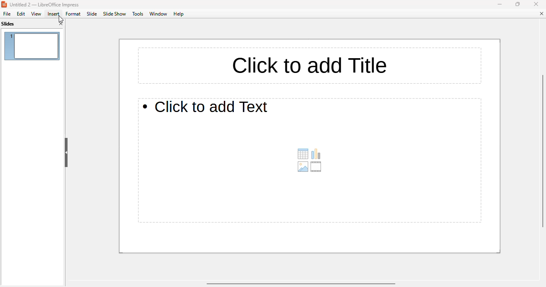  Describe the element at coordinates (61, 19) in the screenshot. I see `cursor` at that location.